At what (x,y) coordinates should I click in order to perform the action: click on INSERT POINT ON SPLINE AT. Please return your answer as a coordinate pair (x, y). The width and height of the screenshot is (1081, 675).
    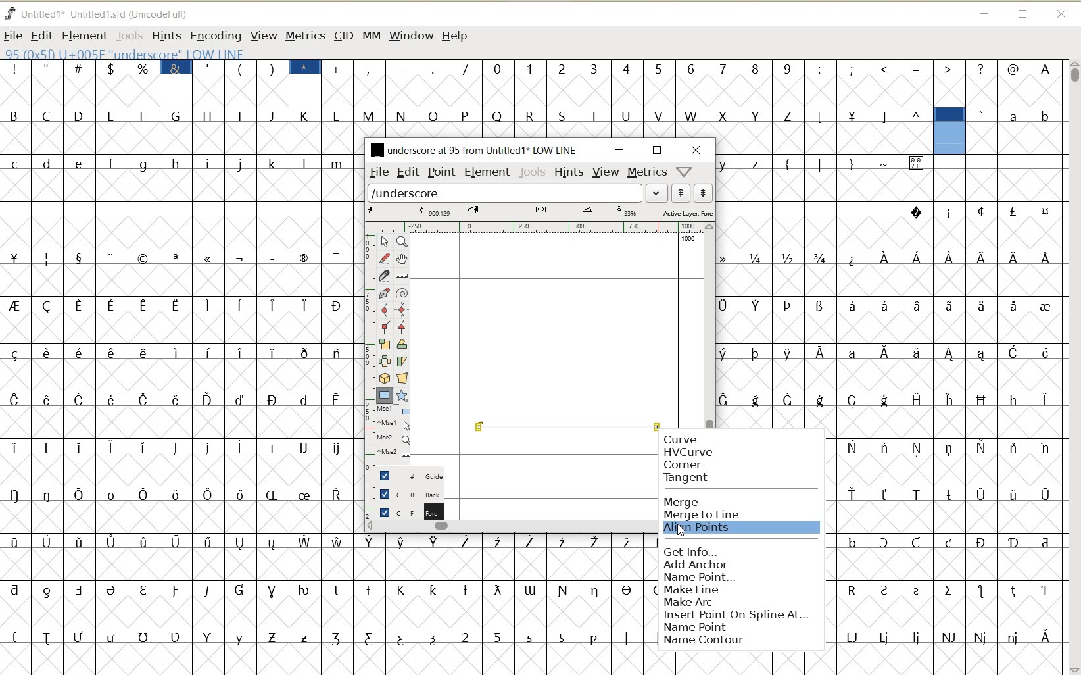
    Looking at the image, I should click on (734, 614).